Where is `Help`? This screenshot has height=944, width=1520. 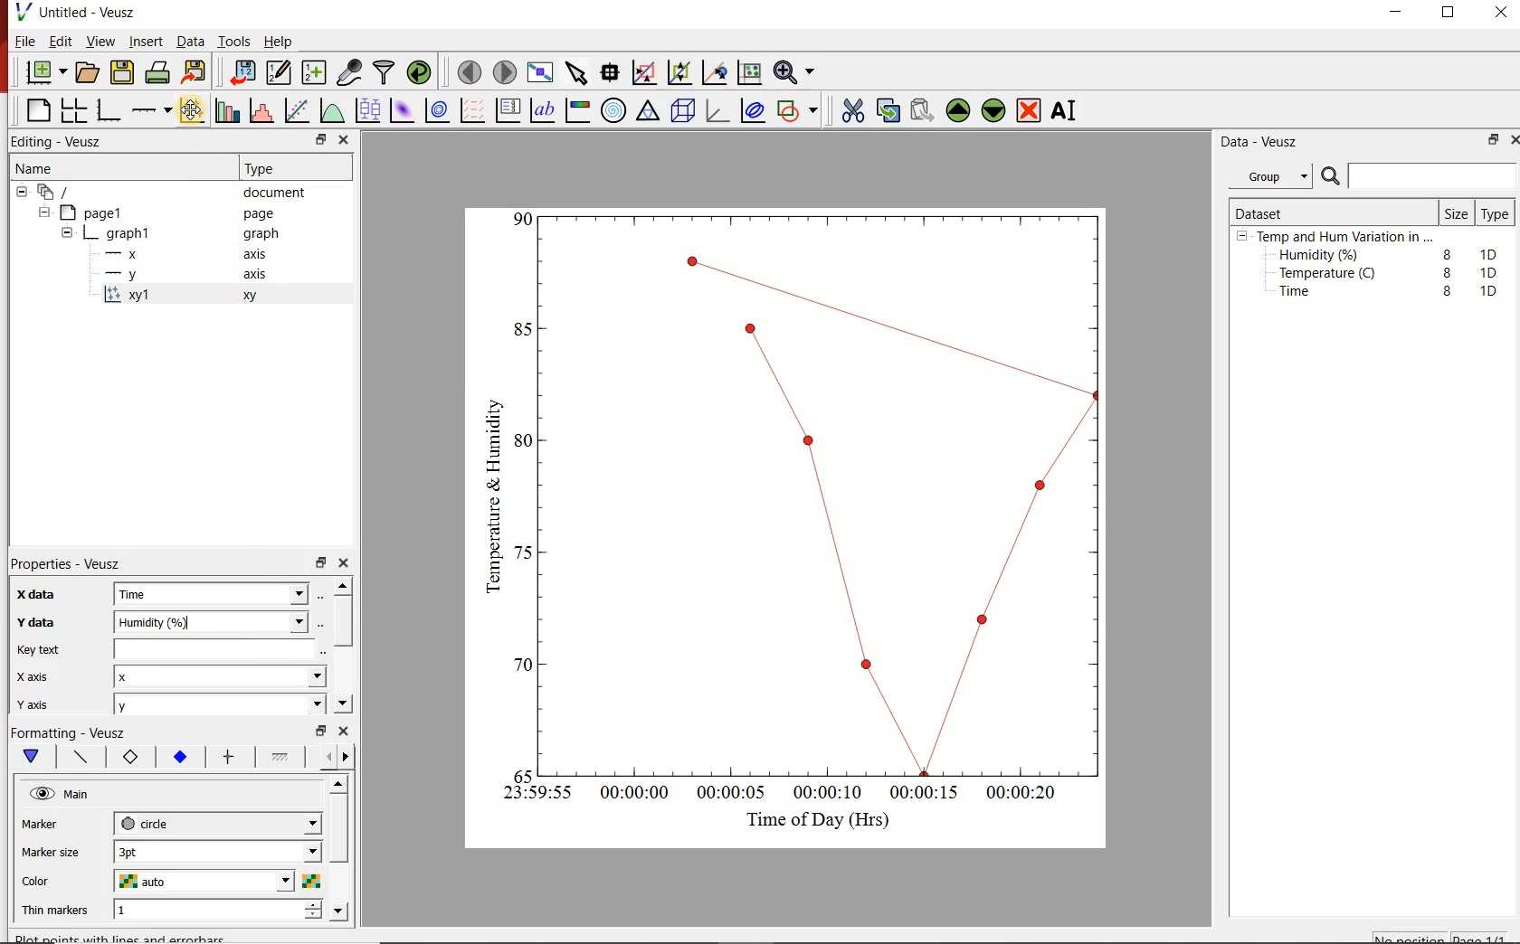
Help is located at coordinates (280, 40).